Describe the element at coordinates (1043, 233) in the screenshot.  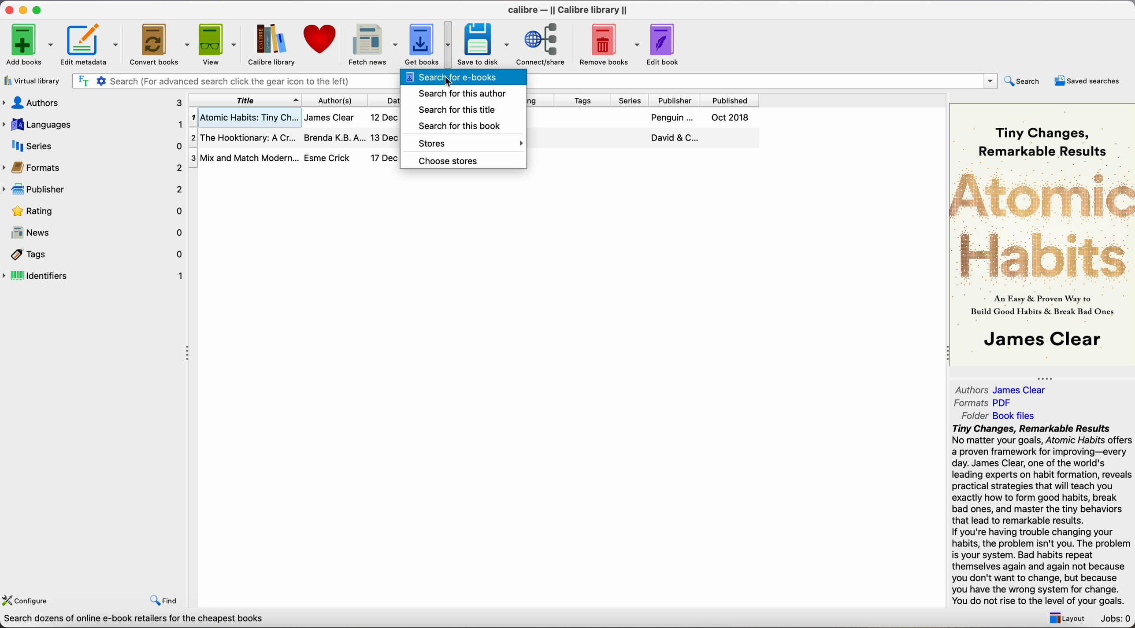
I see `book cover preview` at that location.